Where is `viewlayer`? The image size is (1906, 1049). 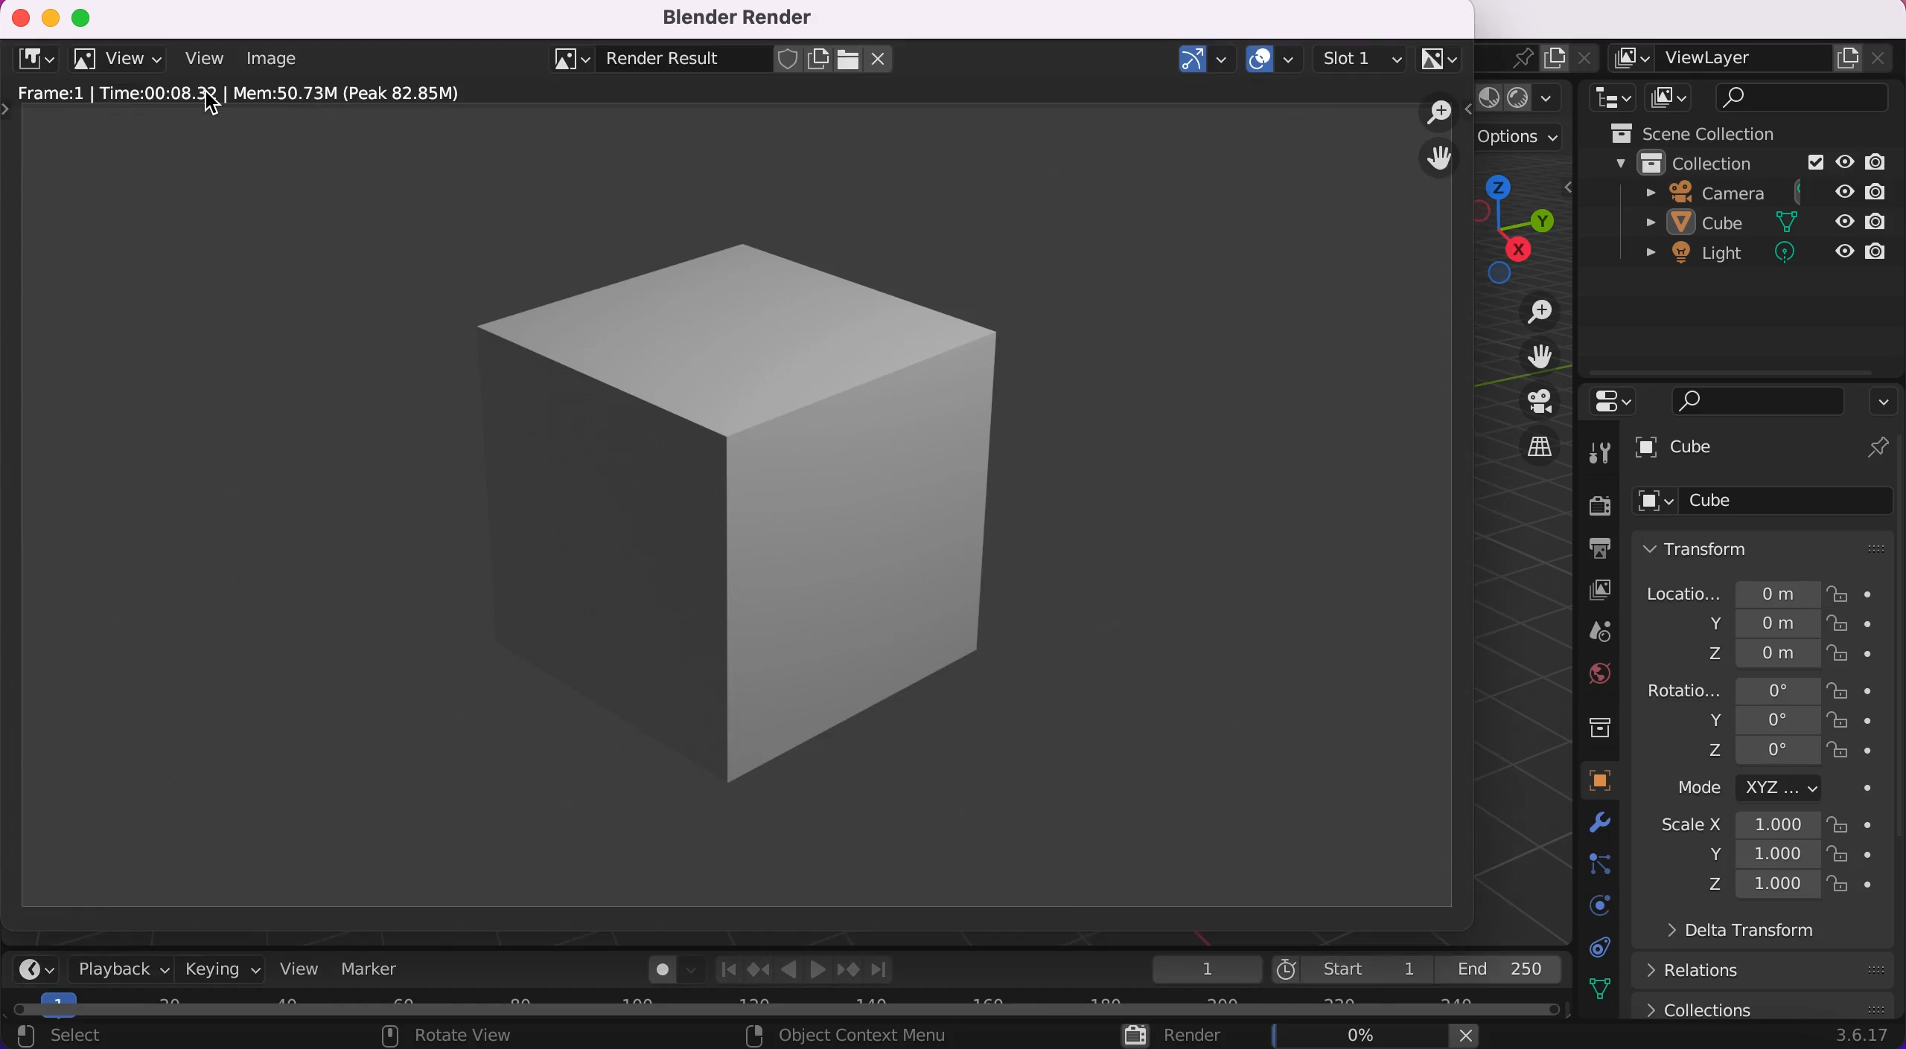 viewlayer is located at coordinates (1753, 62).